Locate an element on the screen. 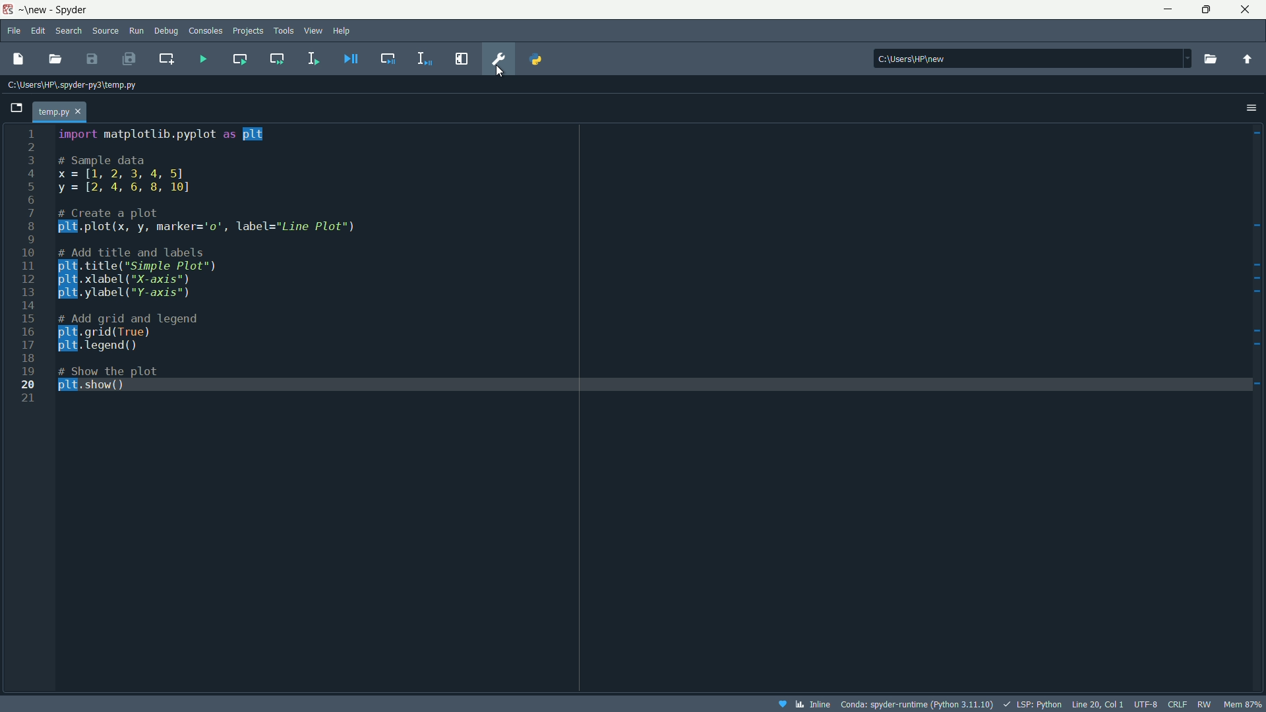 Image resolution: width=1266 pixels, height=712 pixels. temp.py  is located at coordinates (62, 111).